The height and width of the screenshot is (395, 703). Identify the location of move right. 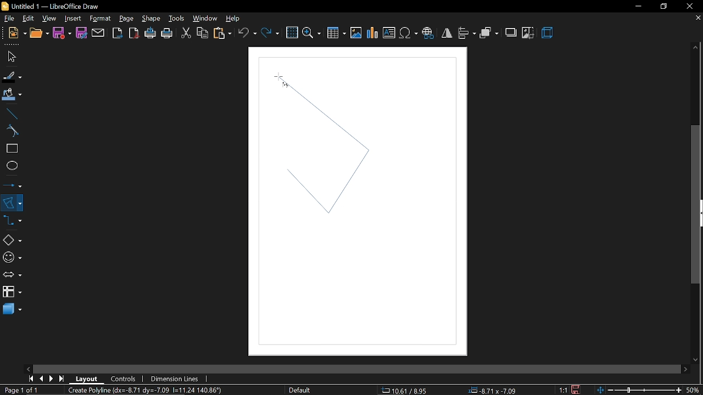
(684, 368).